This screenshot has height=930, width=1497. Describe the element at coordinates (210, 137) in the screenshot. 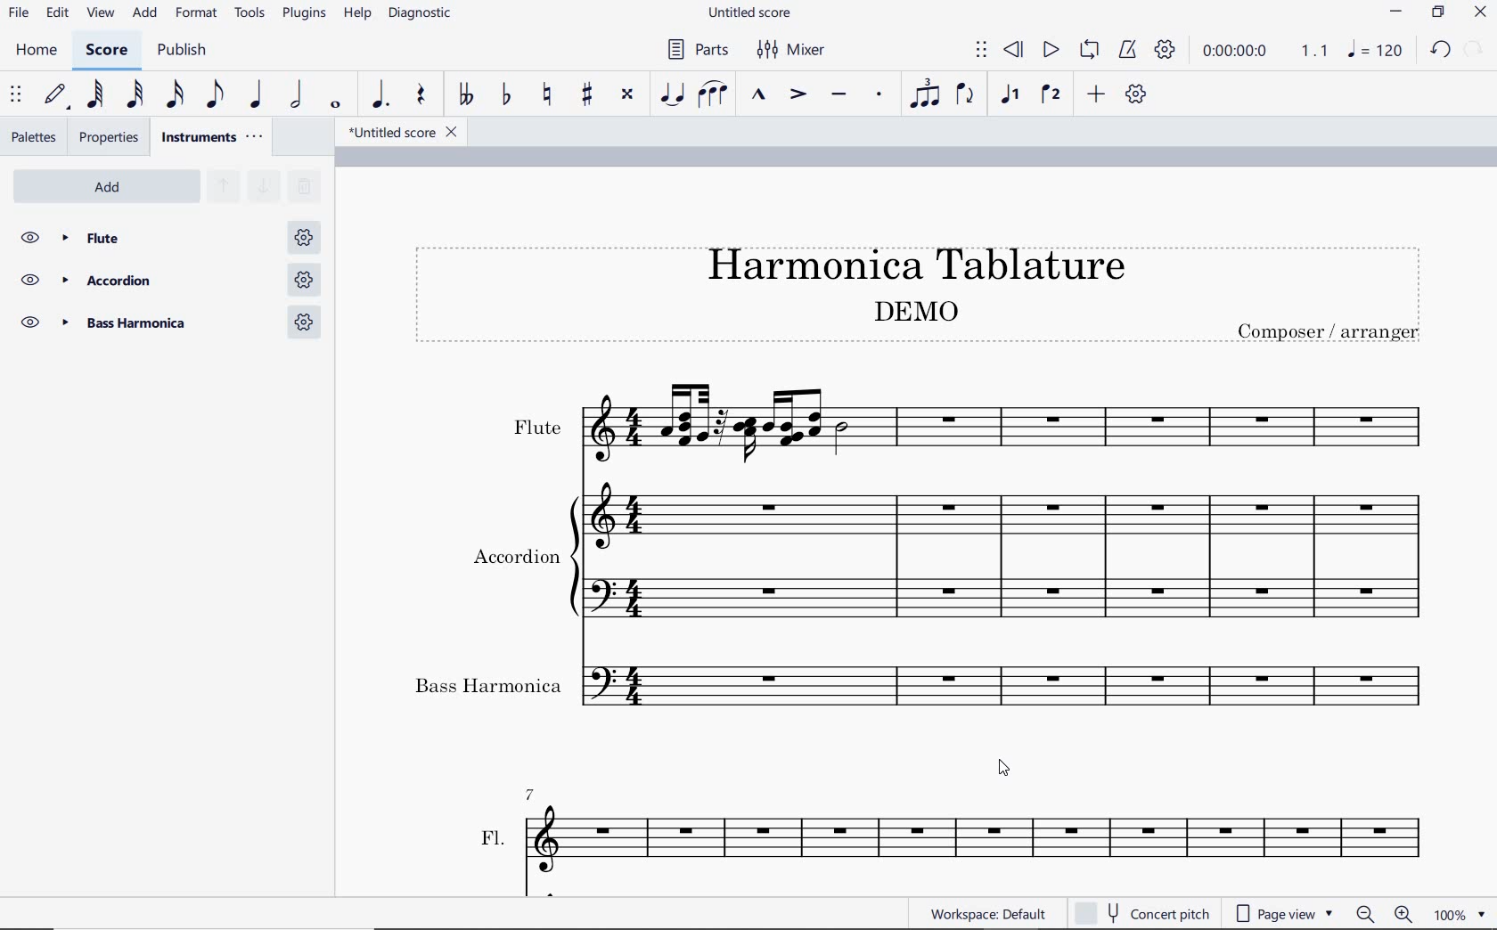

I see `instruments` at that location.